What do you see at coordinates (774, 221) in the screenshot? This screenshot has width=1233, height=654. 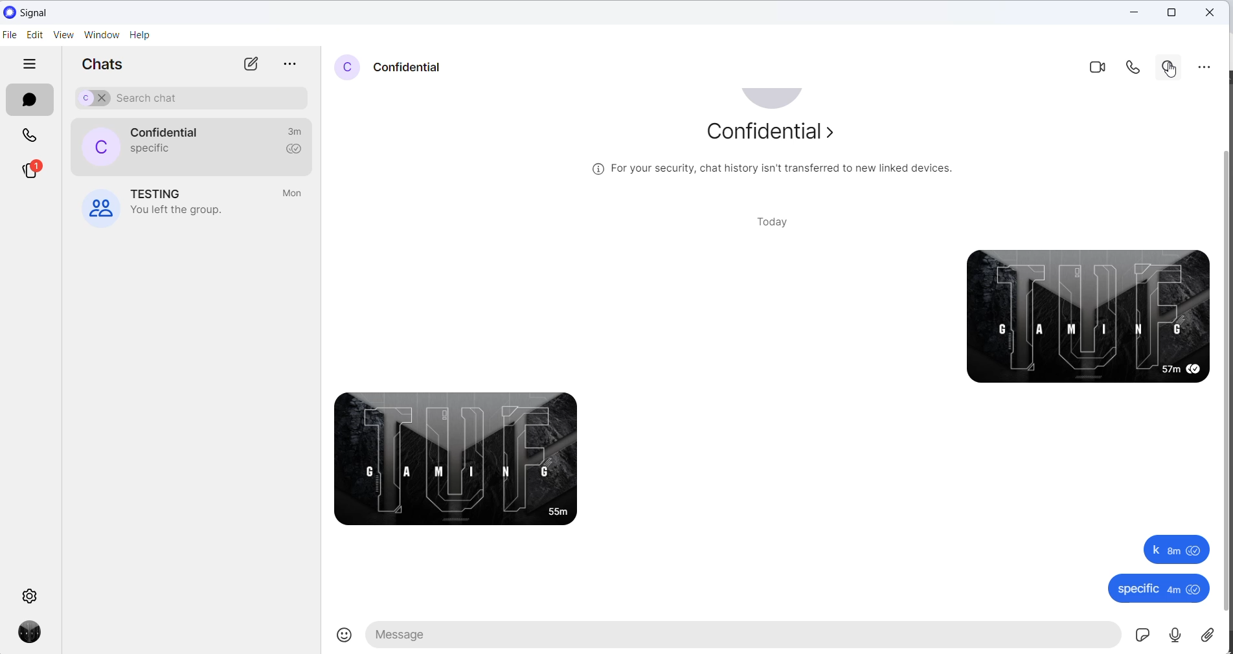 I see `today heading` at bounding box center [774, 221].